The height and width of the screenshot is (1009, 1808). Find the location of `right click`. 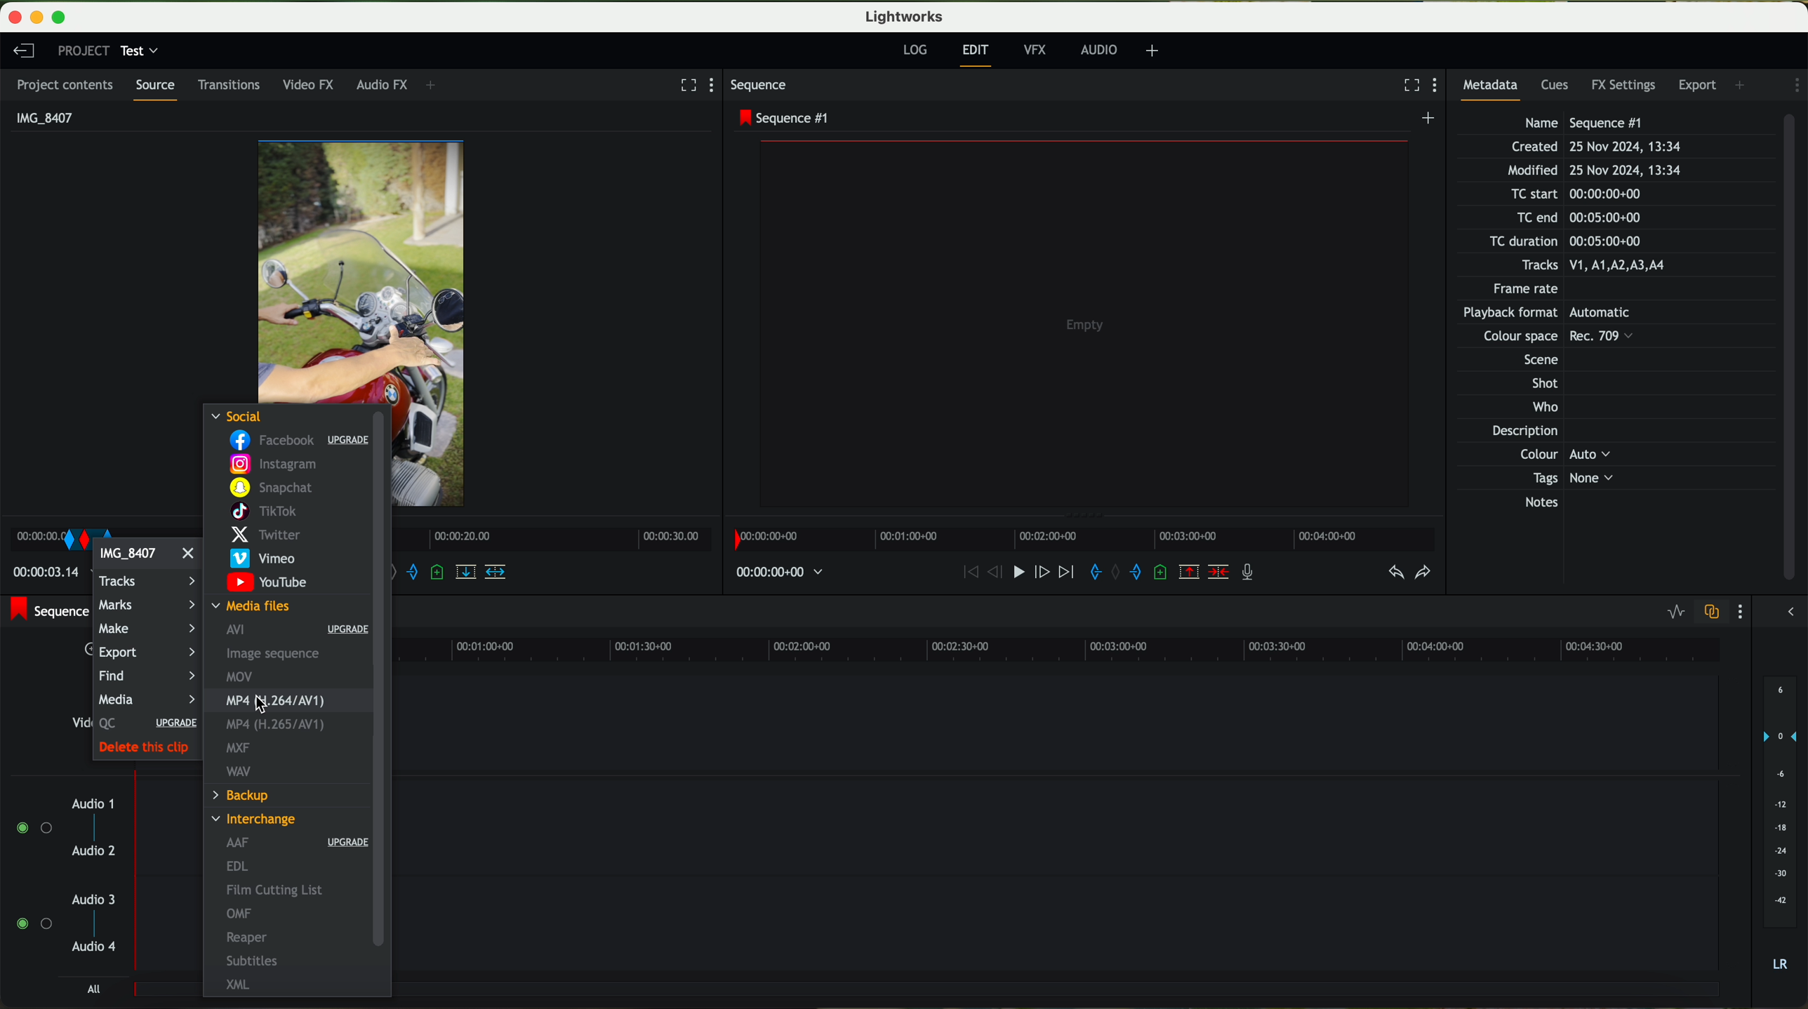

right click is located at coordinates (65, 533).